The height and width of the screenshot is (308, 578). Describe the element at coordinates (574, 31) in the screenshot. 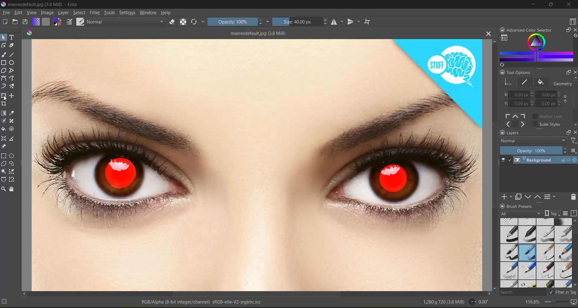

I see `close docker` at that location.